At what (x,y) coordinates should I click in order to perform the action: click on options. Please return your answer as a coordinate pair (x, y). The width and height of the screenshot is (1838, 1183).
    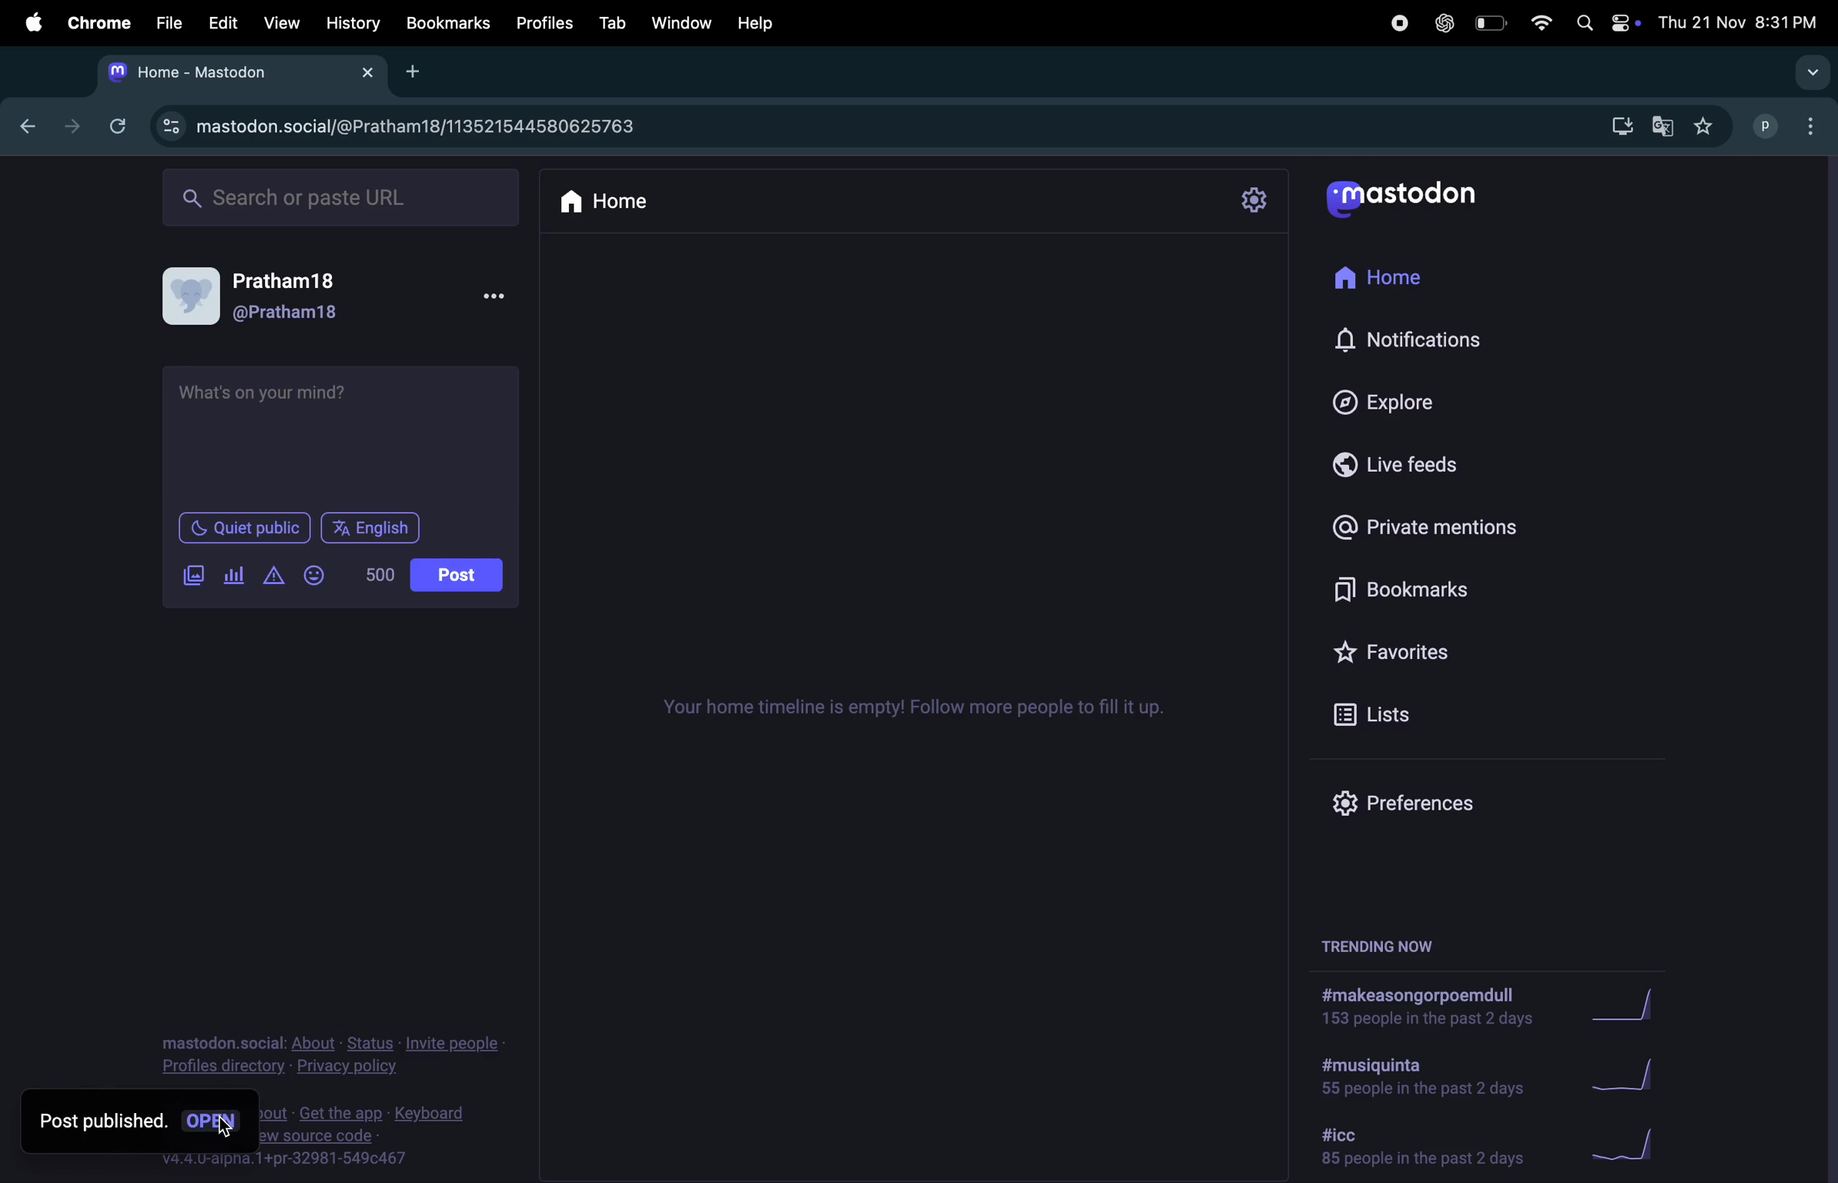
    Looking at the image, I should click on (1816, 128).